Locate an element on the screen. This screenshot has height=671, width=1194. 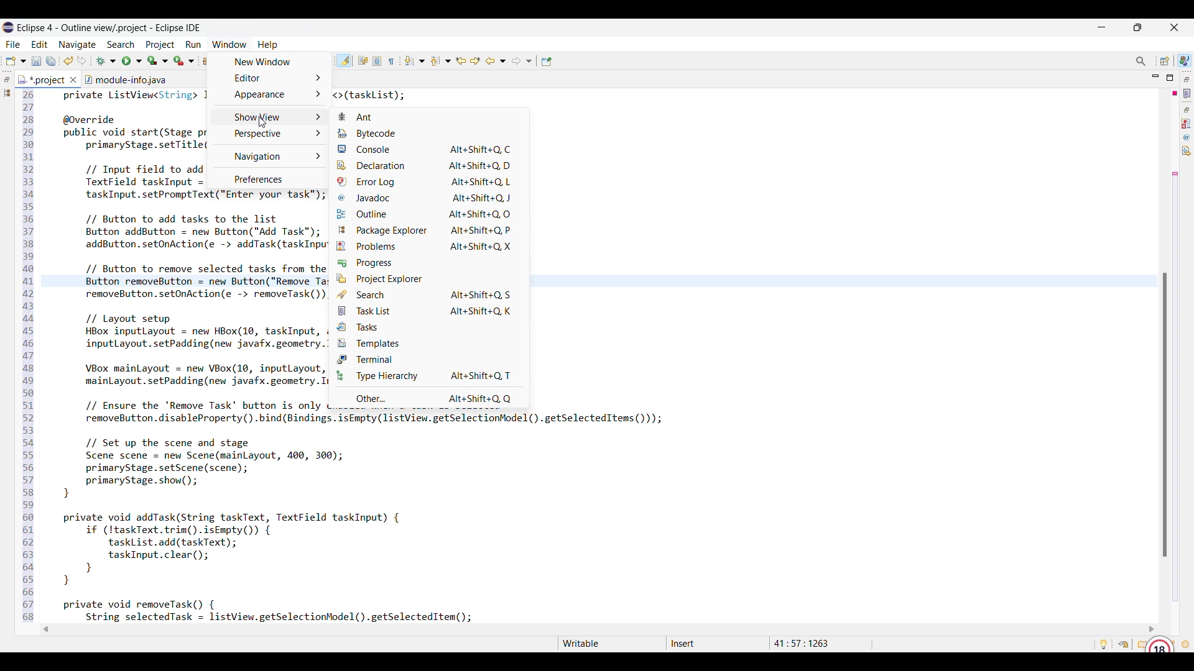
Project explorer is located at coordinates (428, 278).